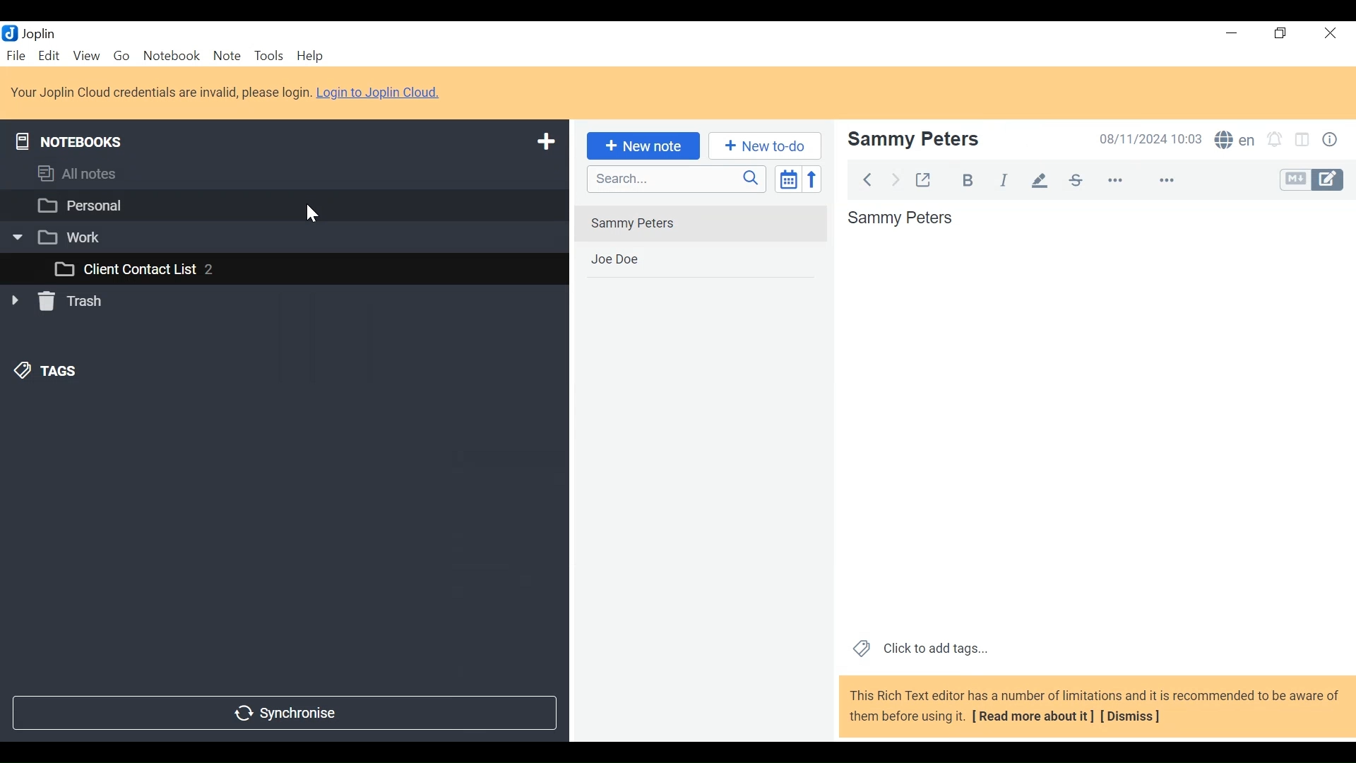  I want to click on cursor, so click(309, 212).